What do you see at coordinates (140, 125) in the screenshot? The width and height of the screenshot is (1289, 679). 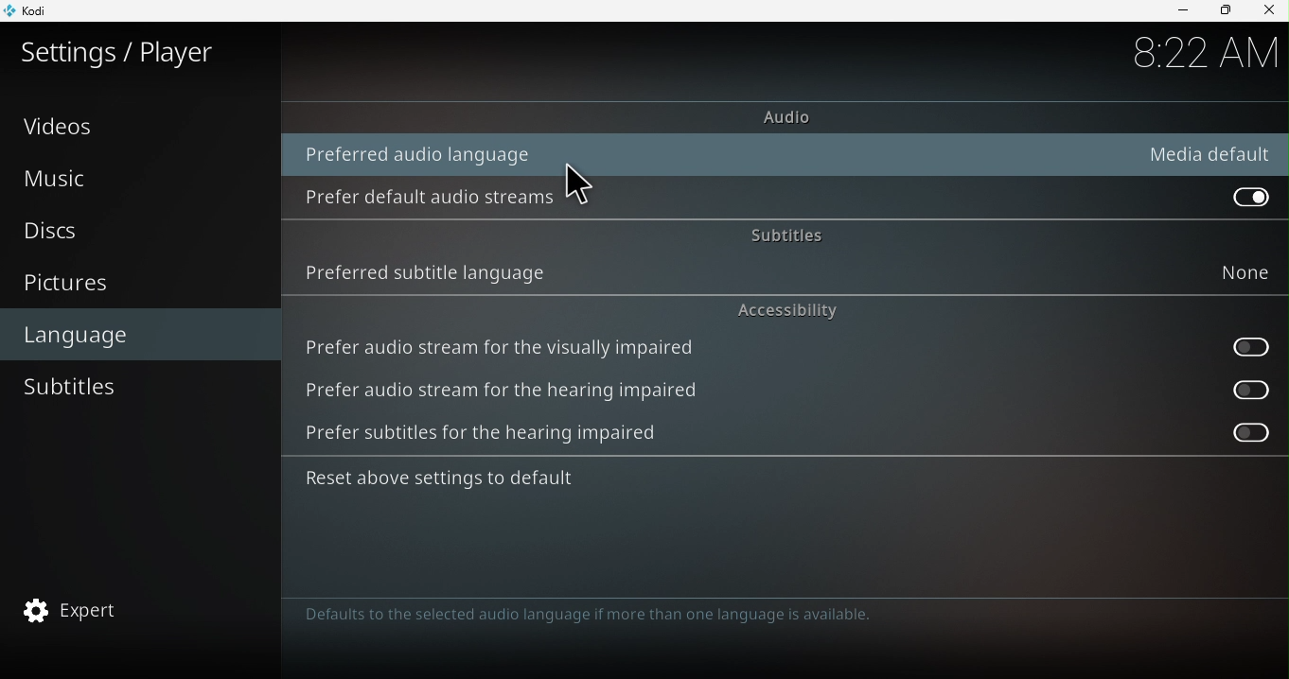 I see `Videos` at bounding box center [140, 125].